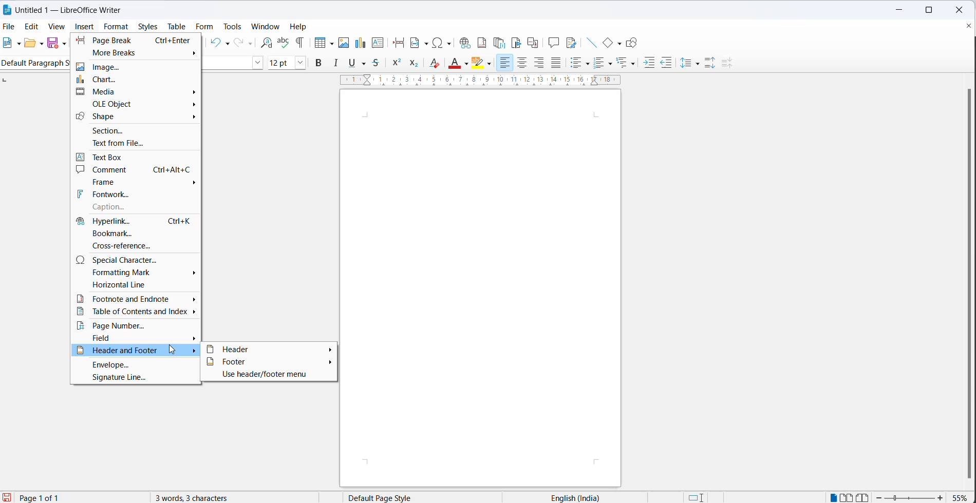 This screenshot has height=503, width=976. I want to click on zoom percentage, so click(962, 497).